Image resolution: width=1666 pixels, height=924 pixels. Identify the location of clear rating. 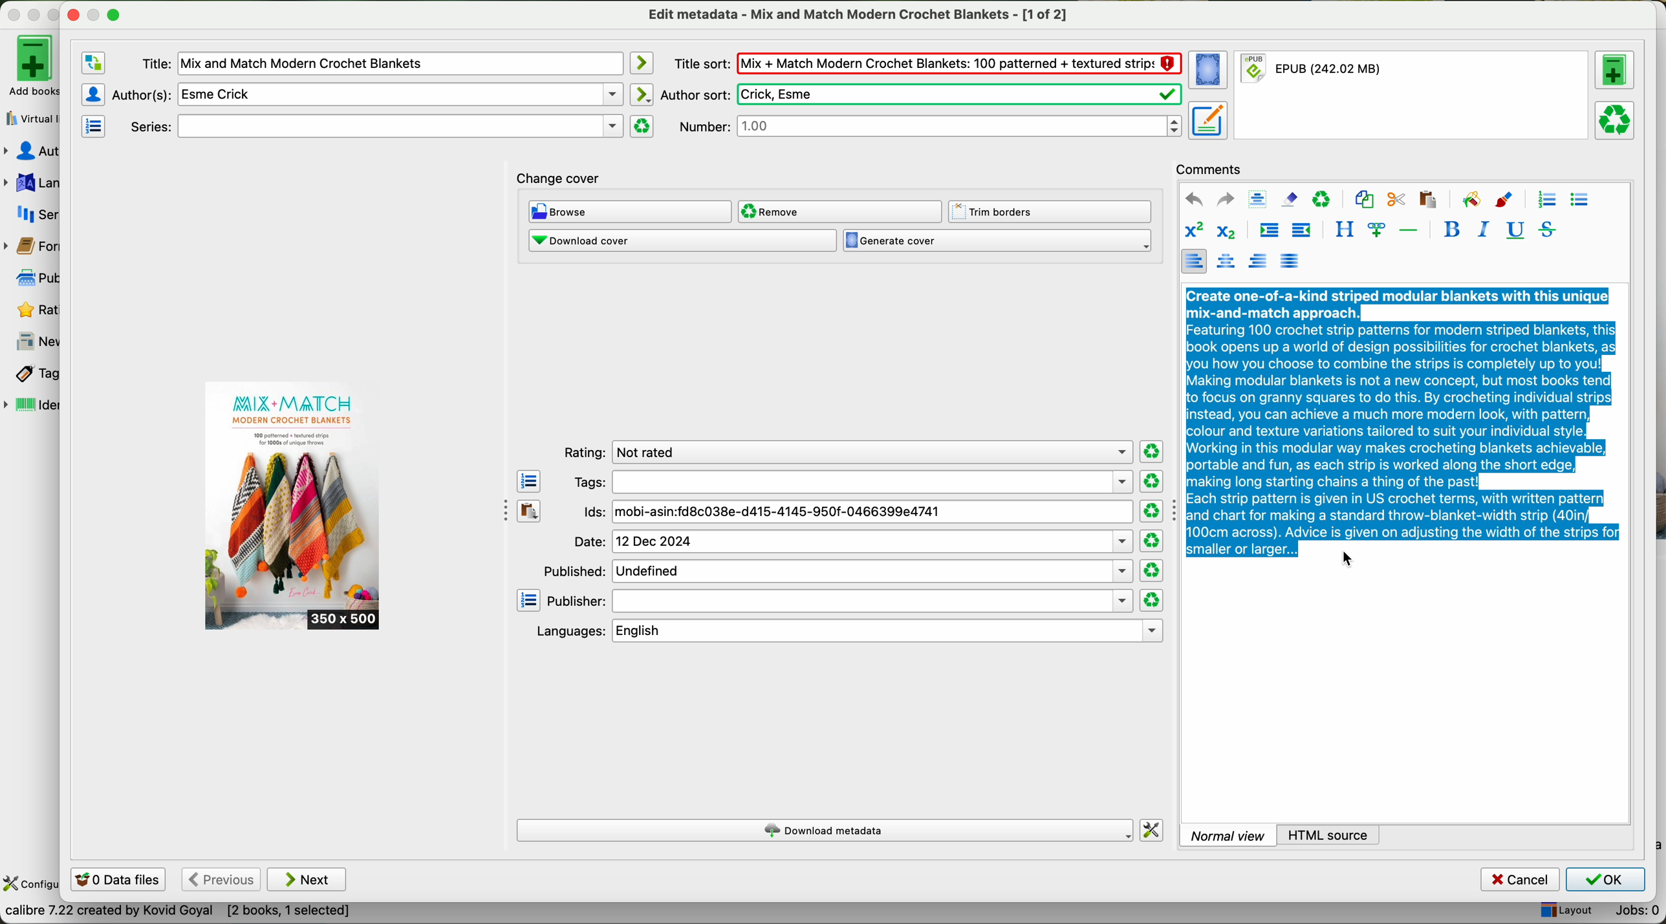
(1151, 482).